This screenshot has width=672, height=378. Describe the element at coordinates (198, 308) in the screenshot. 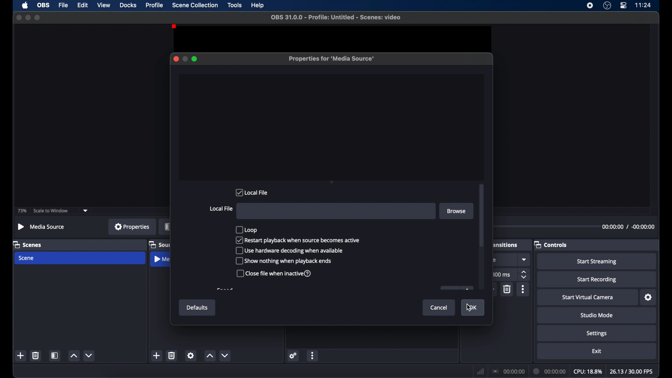

I see `defaults` at that location.